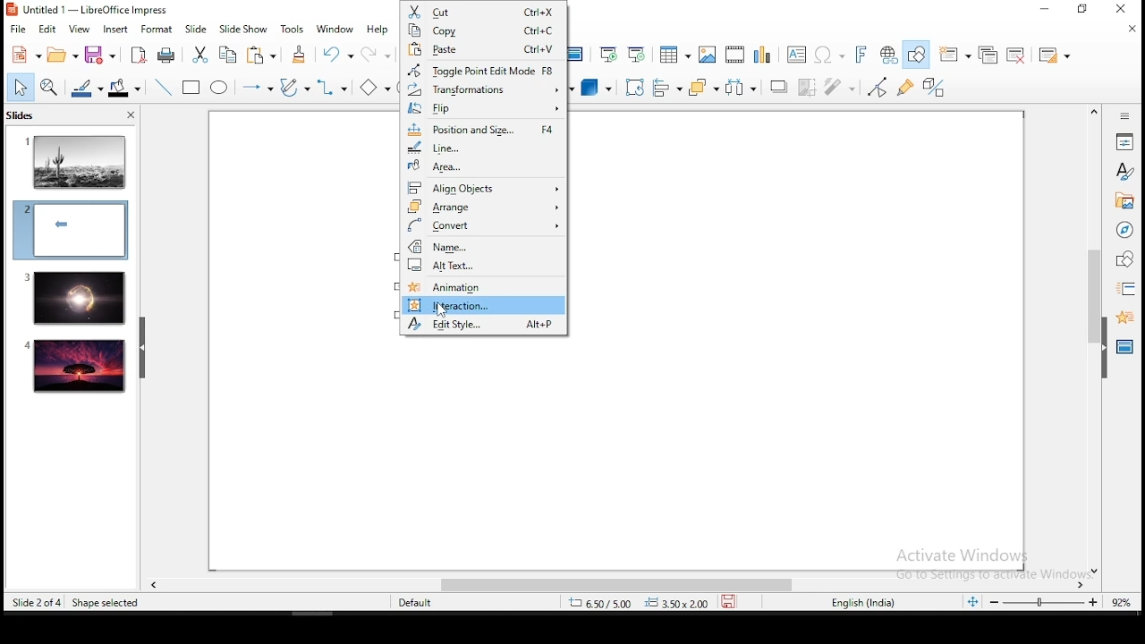 The height and width of the screenshot is (644, 1145). I want to click on zoom level, so click(1122, 601).